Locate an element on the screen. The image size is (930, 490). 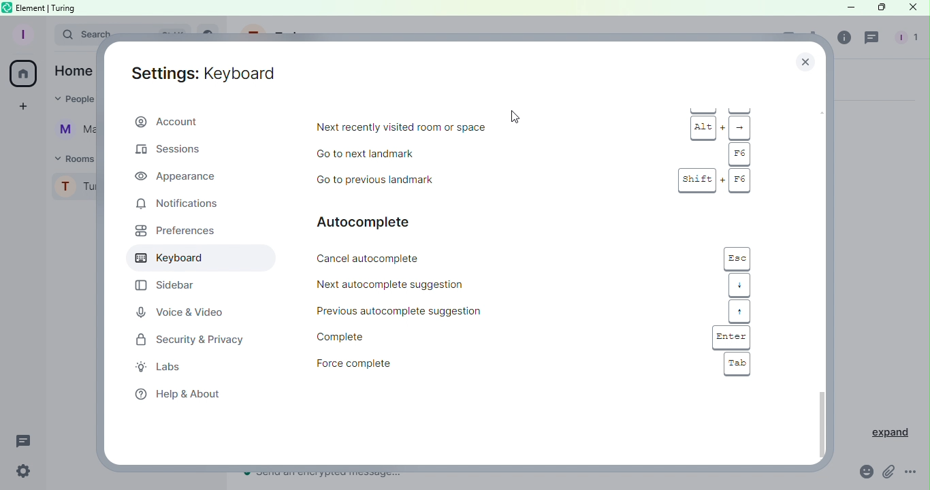
Search bar is located at coordinates (80, 33).